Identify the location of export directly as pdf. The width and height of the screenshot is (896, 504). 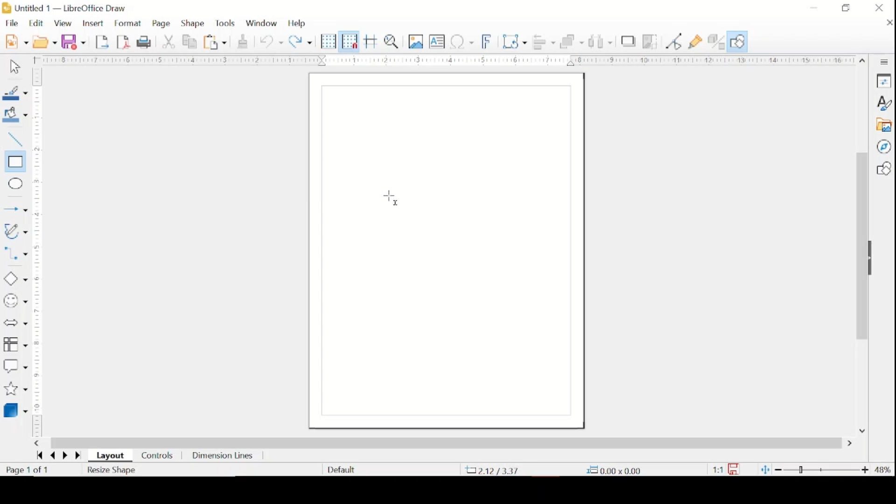
(124, 42).